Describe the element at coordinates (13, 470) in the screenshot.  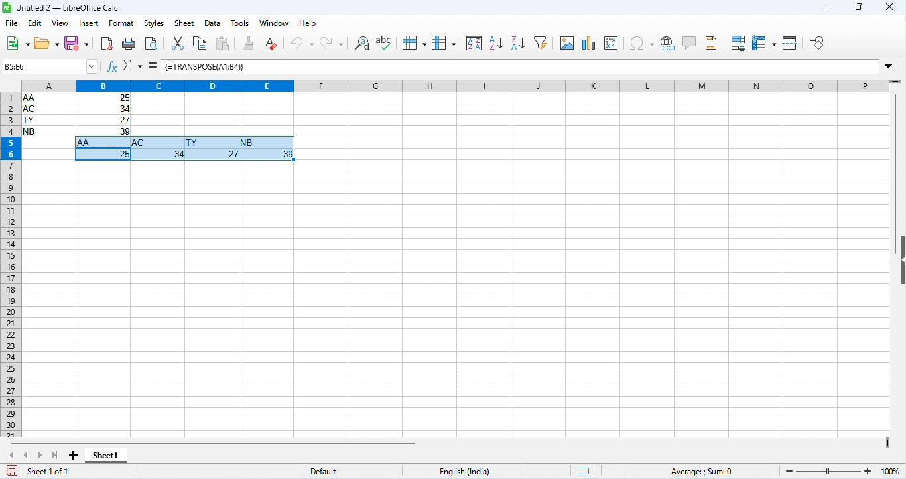
I see `save` at that location.